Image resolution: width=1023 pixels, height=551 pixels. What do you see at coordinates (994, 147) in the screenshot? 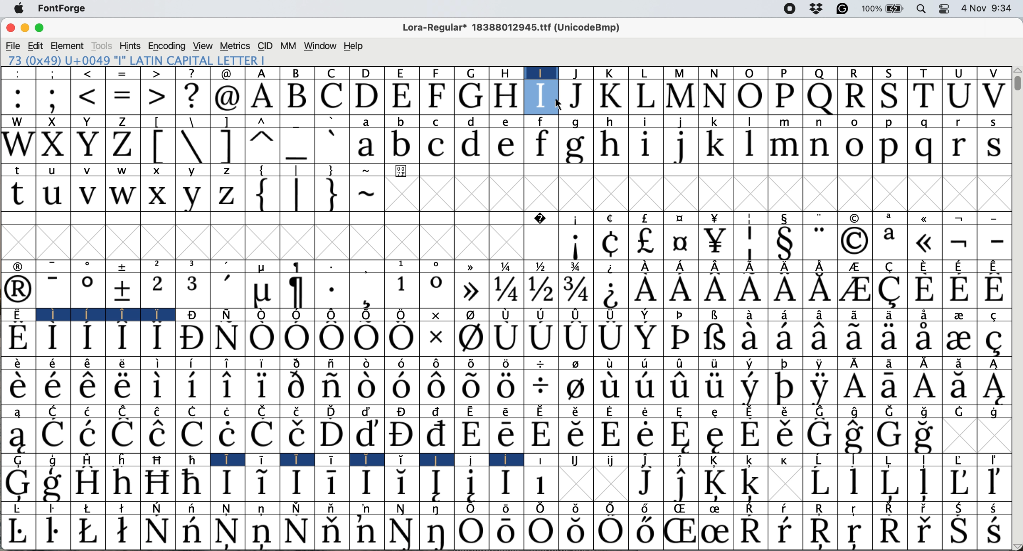
I see `s` at bounding box center [994, 147].